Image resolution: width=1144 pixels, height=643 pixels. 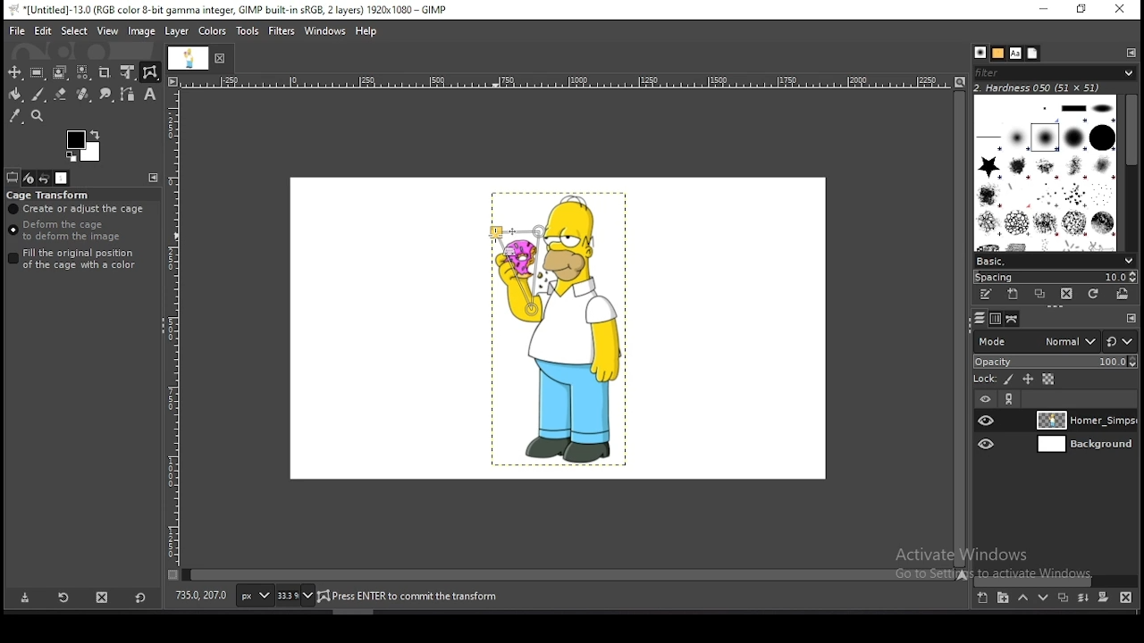 What do you see at coordinates (28, 178) in the screenshot?
I see `device status` at bounding box center [28, 178].